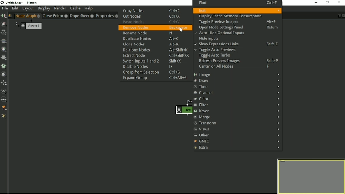 Image resolution: width=345 pixels, height=194 pixels. I want to click on Channel, so click(236, 93).